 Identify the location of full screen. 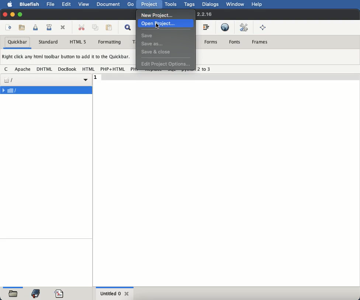
(263, 27).